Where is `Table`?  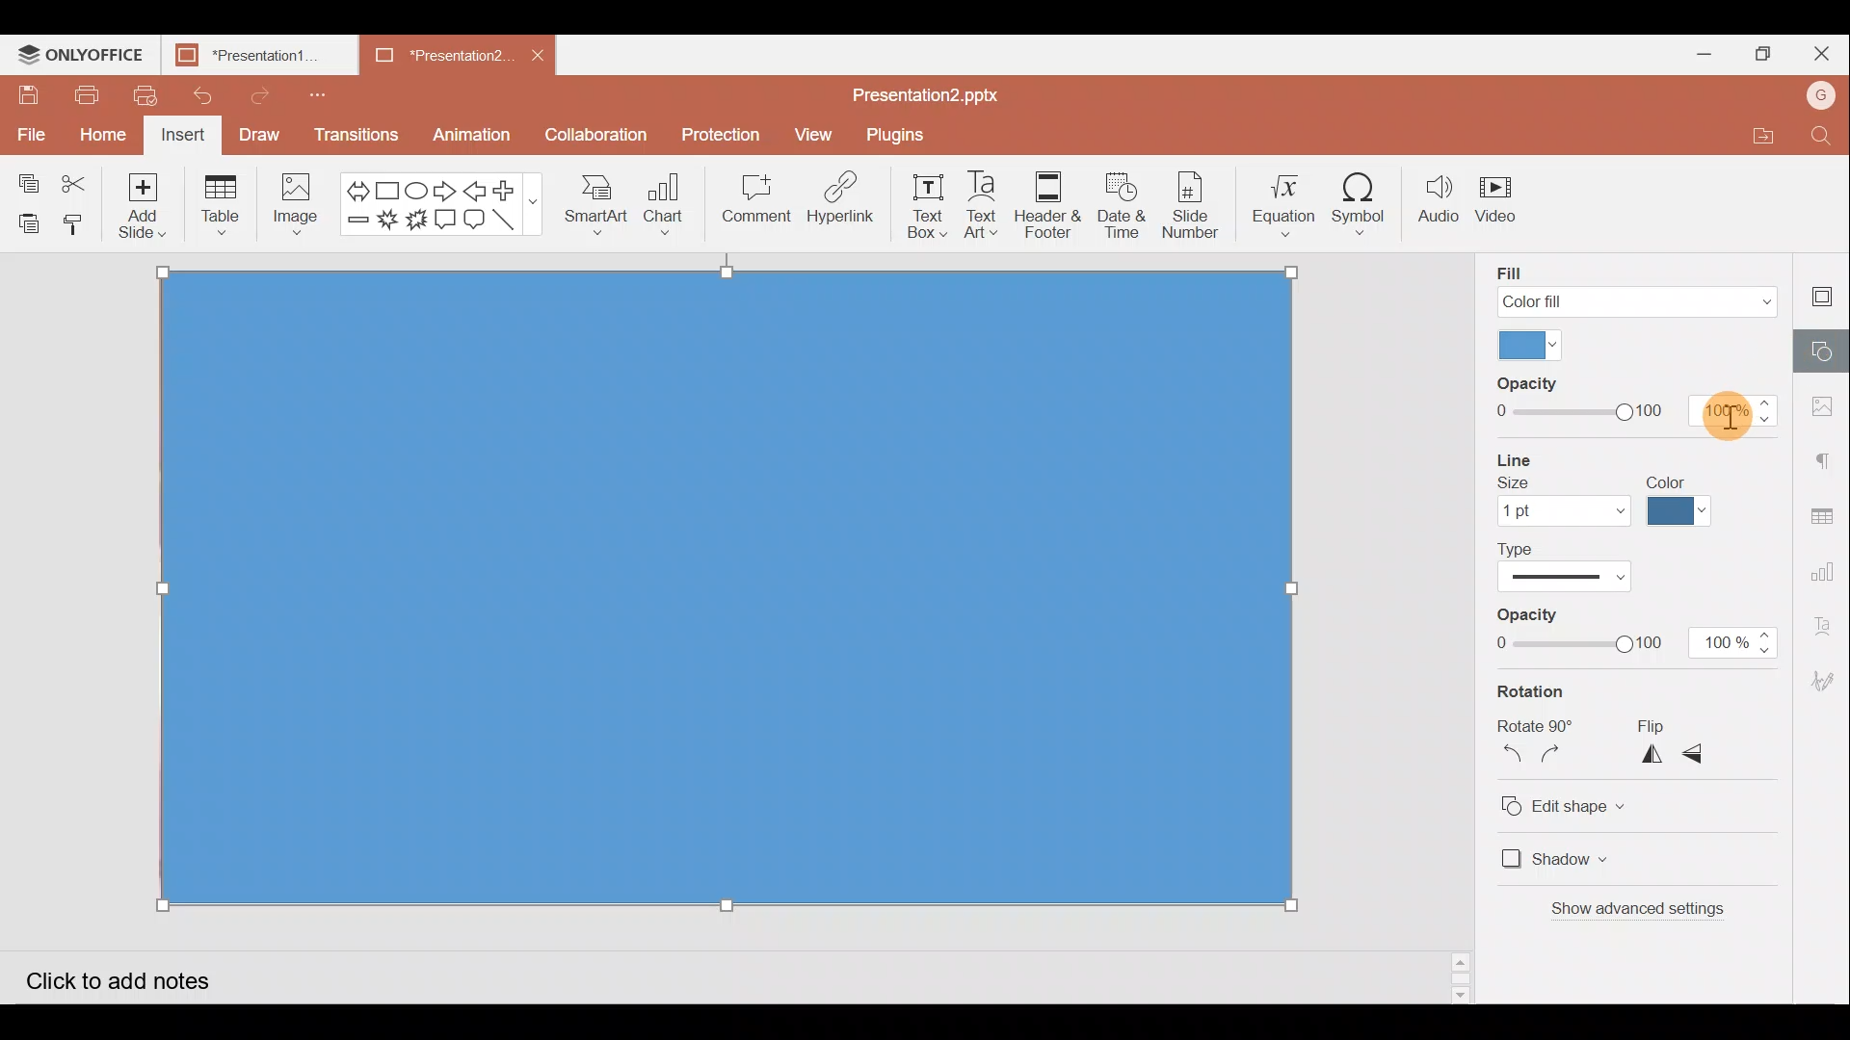 Table is located at coordinates (225, 203).